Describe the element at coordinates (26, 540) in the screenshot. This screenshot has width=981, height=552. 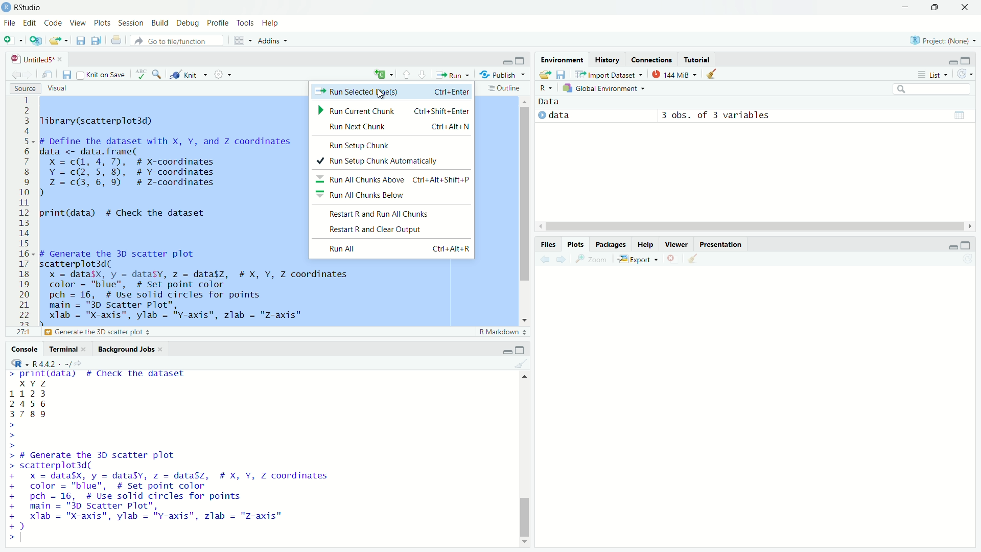
I see `typing cursor` at that location.